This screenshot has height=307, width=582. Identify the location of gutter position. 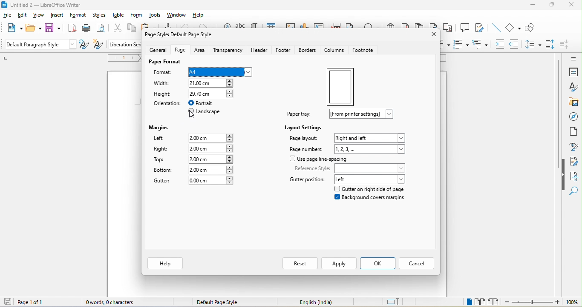
(307, 179).